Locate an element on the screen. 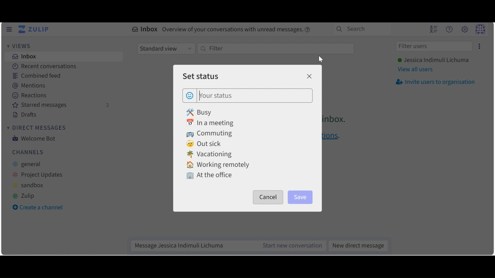 The width and height of the screenshot is (495, 278). Search is located at coordinates (361, 29).